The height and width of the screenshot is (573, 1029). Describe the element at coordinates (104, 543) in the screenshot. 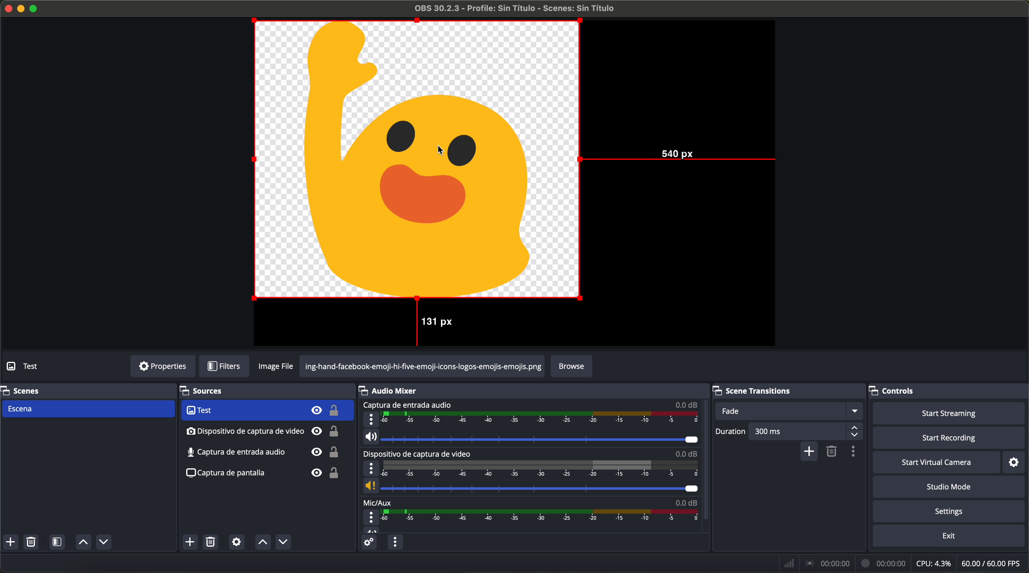

I see `move scene down` at that location.